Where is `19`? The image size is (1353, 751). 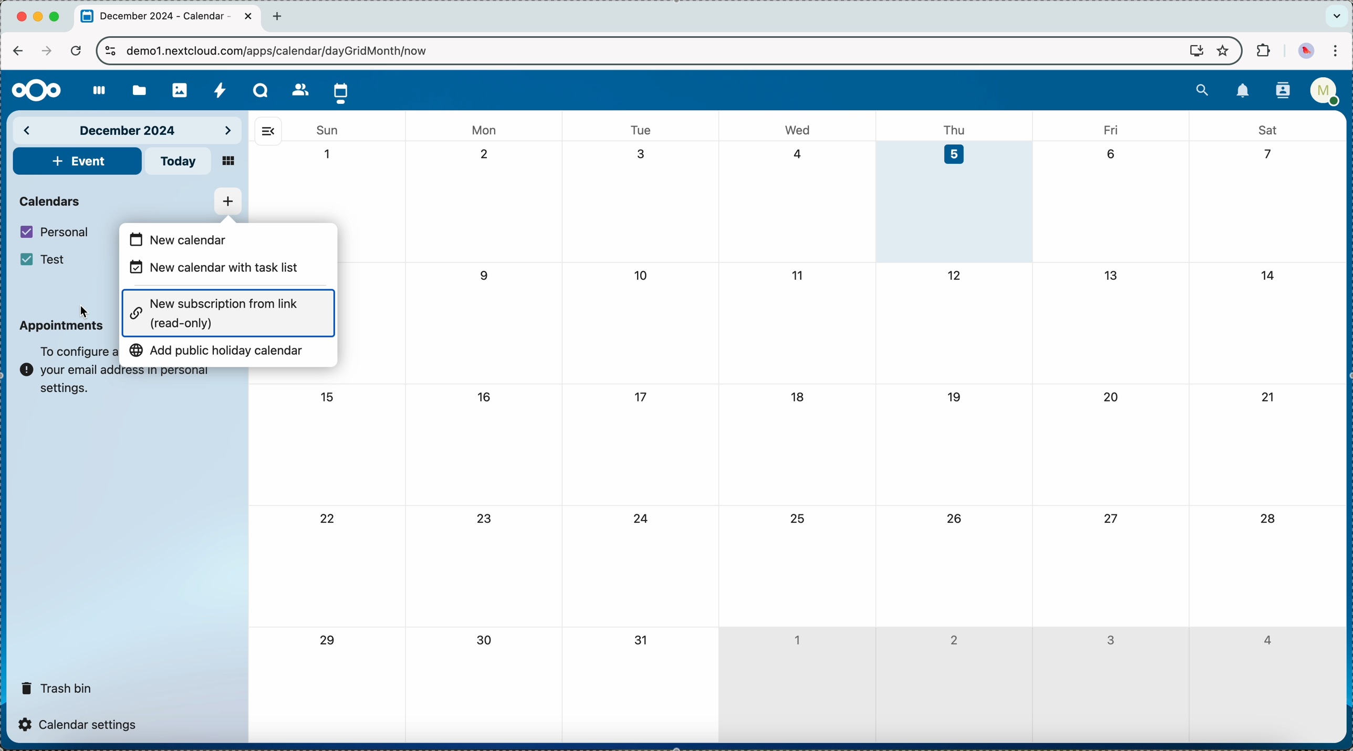 19 is located at coordinates (955, 396).